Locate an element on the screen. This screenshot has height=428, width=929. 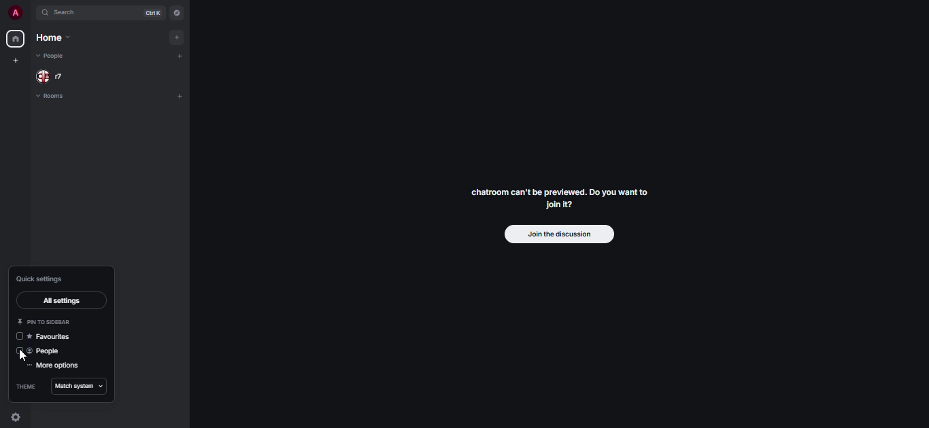
chatroom can't be previewed. Join it? is located at coordinates (557, 198).